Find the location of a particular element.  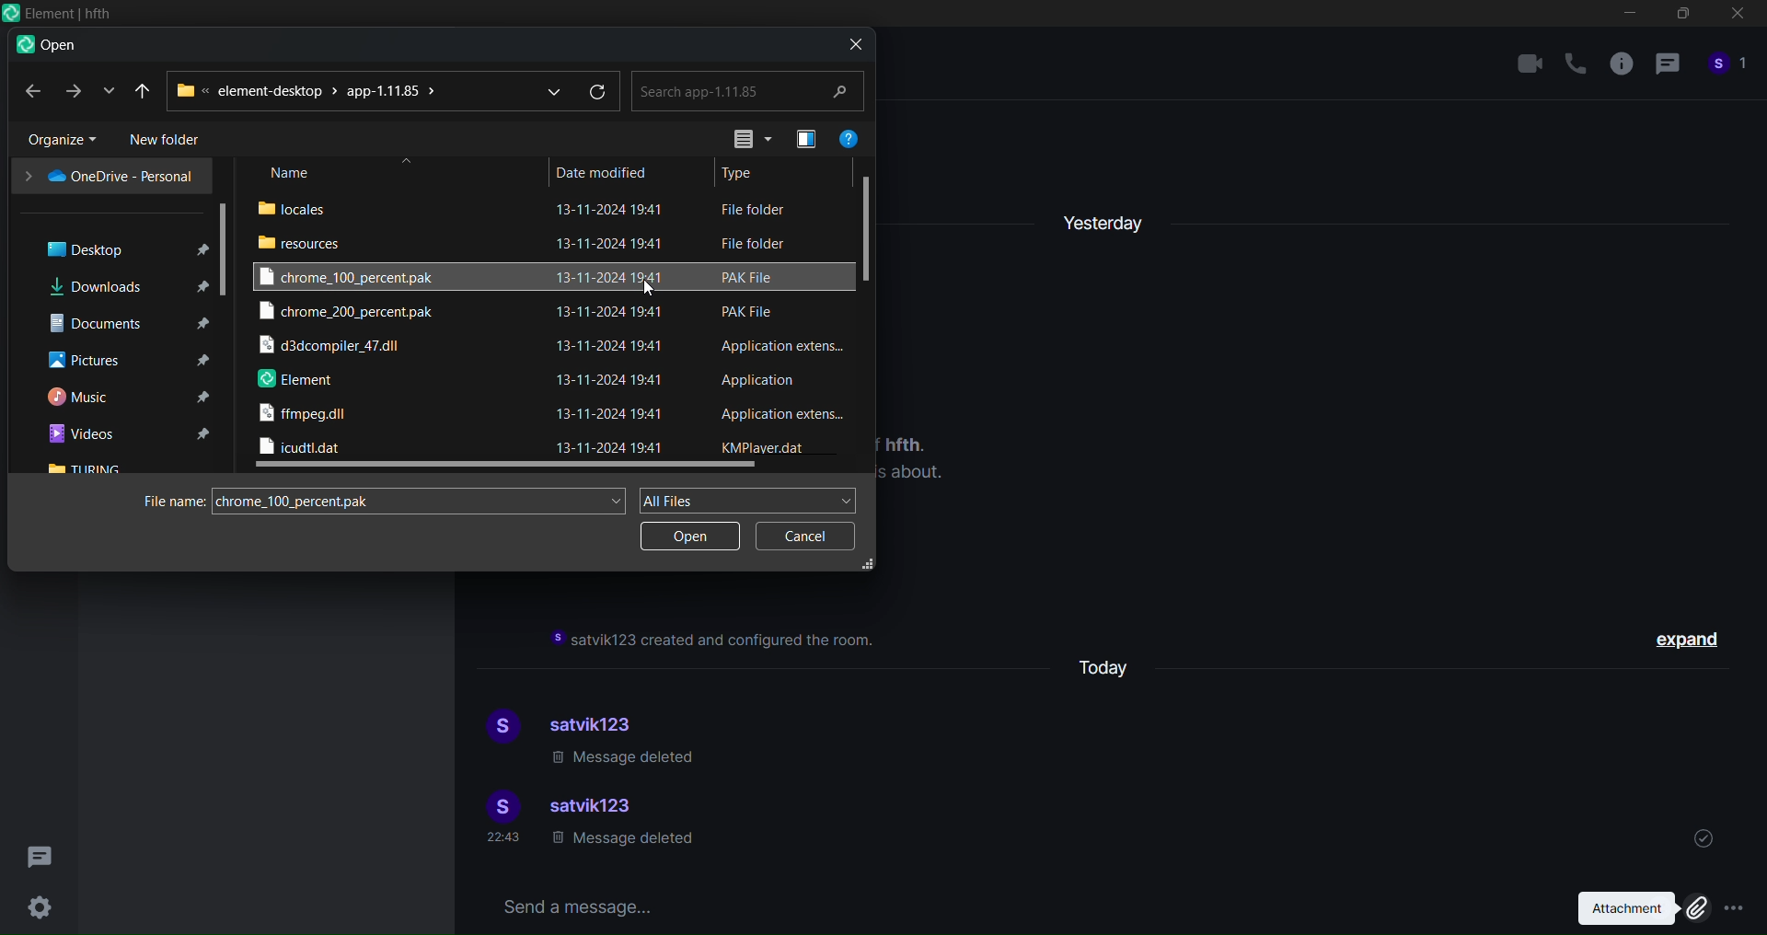

organize is located at coordinates (54, 139).